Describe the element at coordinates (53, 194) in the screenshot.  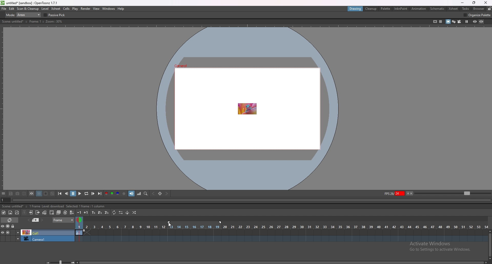
I see `checkered background` at that location.